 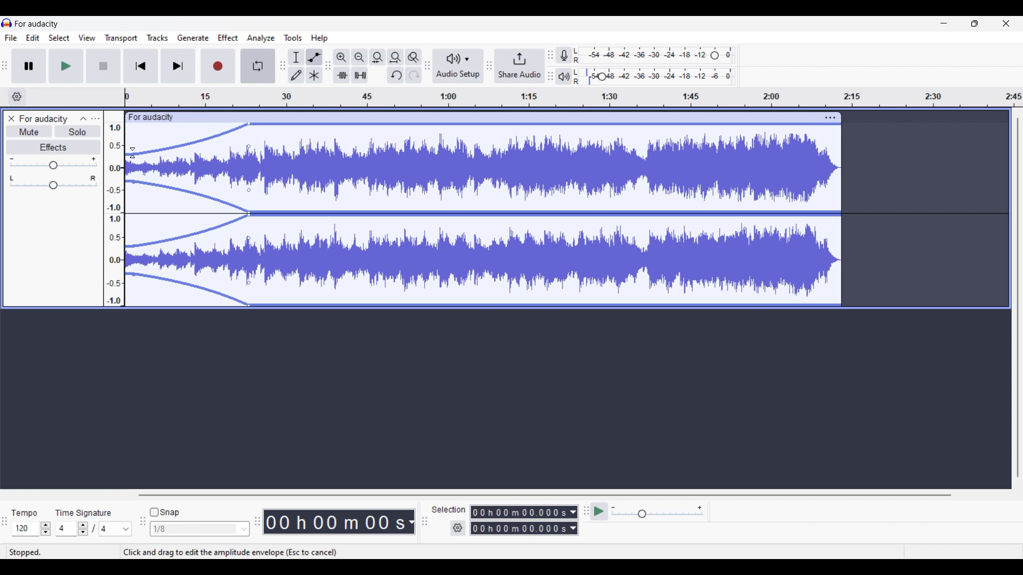 What do you see at coordinates (87, 38) in the screenshot?
I see `View` at bounding box center [87, 38].